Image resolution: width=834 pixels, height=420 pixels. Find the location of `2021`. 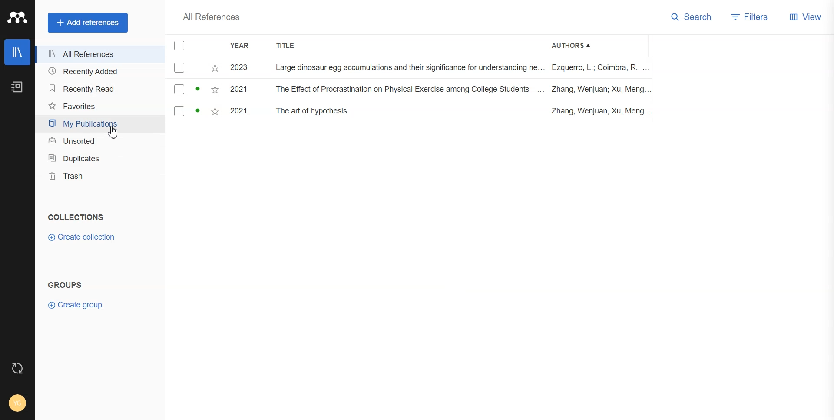

2021 is located at coordinates (238, 90).